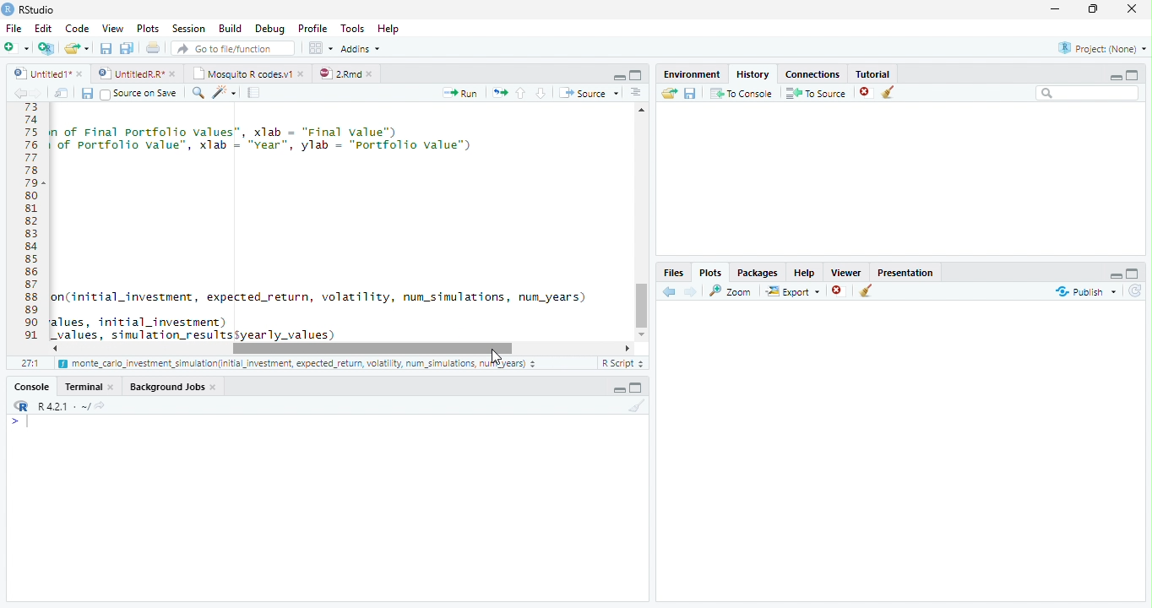 The height and width of the screenshot is (608, 1152). I want to click on Build, so click(231, 29).